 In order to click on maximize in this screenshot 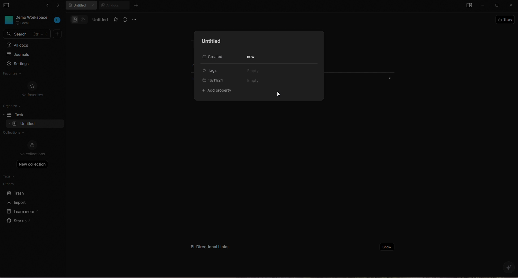, I will do `click(498, 6)`.